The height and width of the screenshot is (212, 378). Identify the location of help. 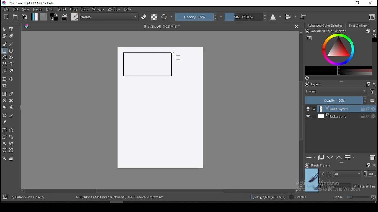
(128, 9).